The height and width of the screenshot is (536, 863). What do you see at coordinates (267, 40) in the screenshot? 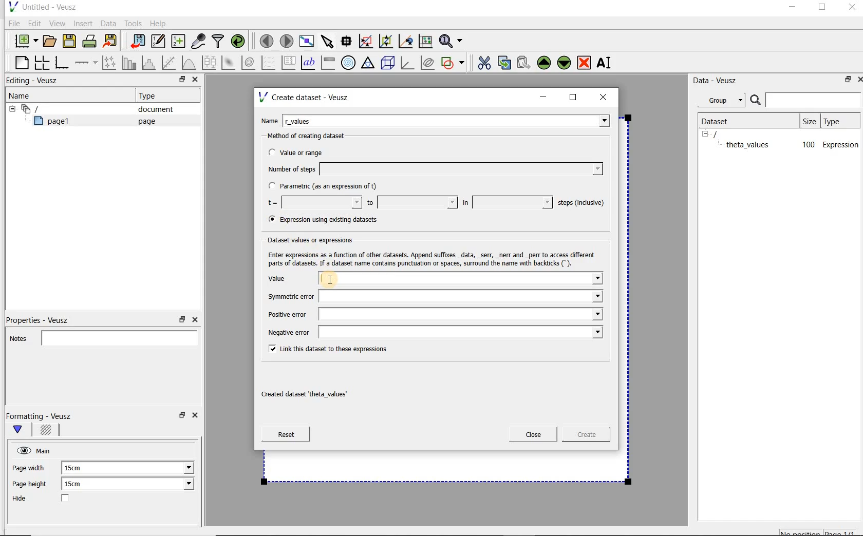
I see `move to the previous page` at bounding box center [267, 40].